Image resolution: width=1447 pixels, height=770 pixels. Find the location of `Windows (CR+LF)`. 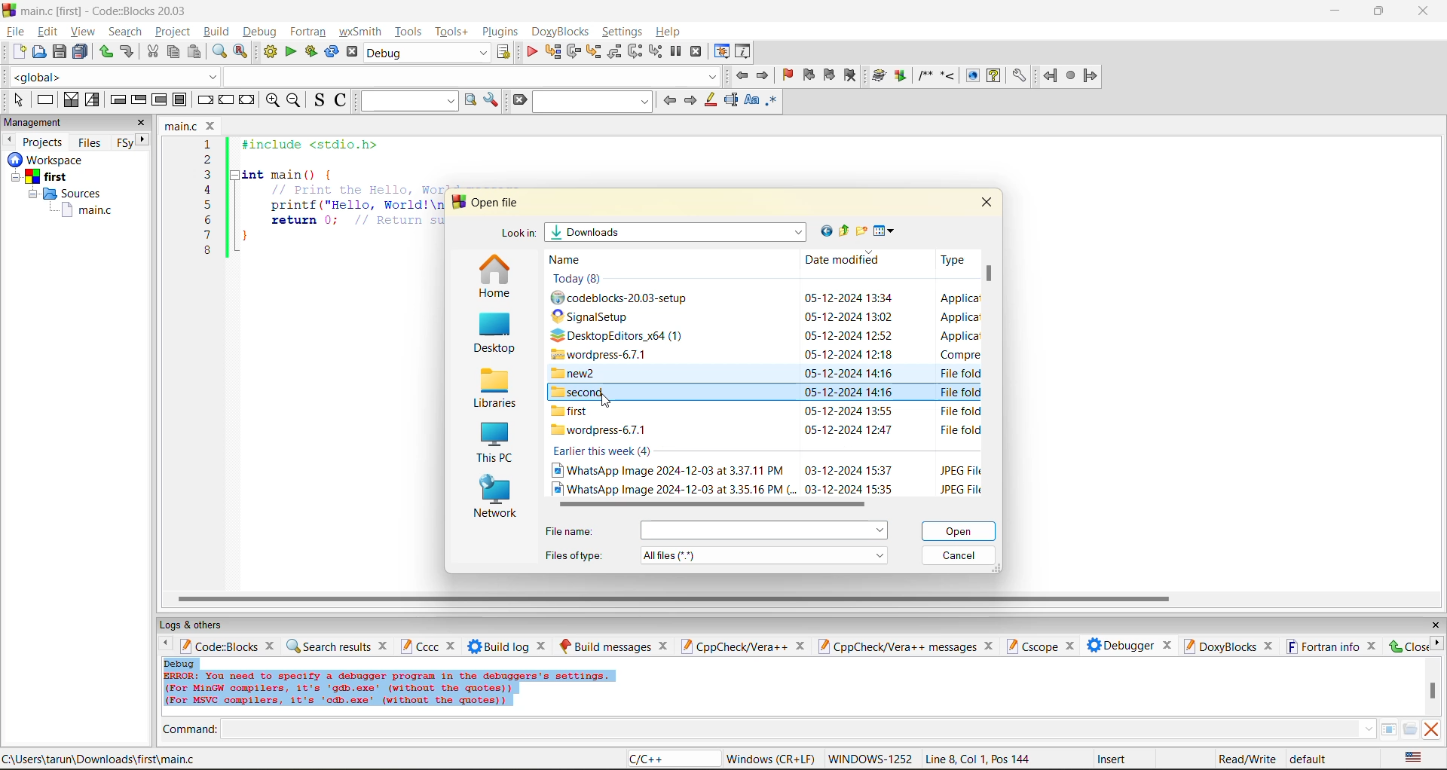

Windows (CR+LF) is located at coordinates (772, 759).